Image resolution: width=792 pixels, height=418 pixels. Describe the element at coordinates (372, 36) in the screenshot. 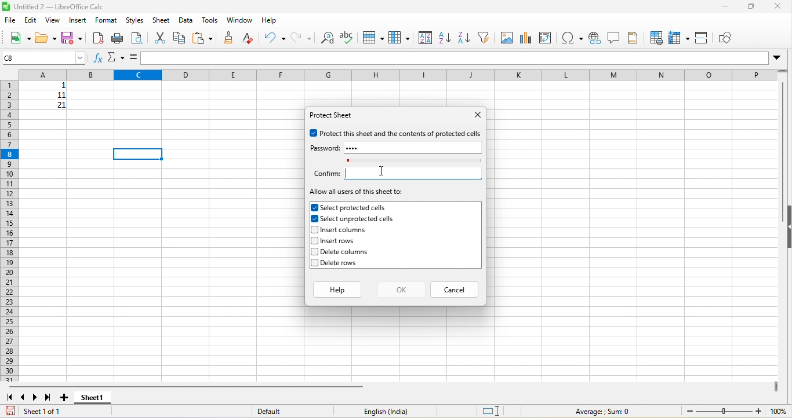

I see `row` at that location.